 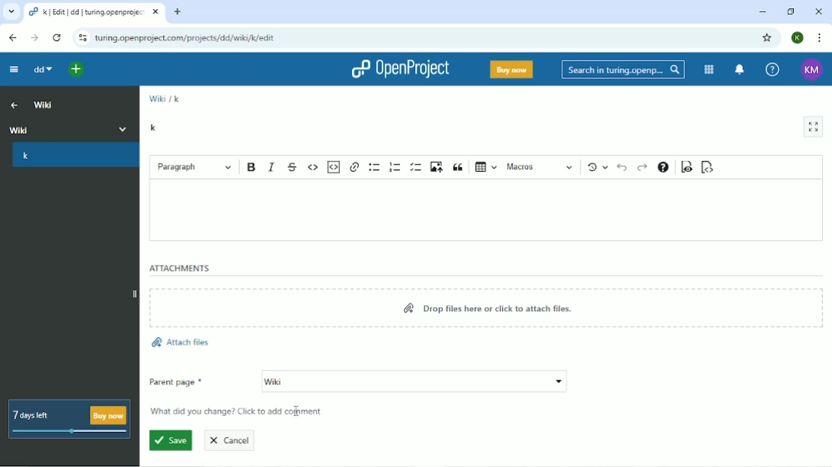 What do you see at coordinates (597, 167) in the screenshot?
I see `Show local modifications` at bounding box center [597, 167].